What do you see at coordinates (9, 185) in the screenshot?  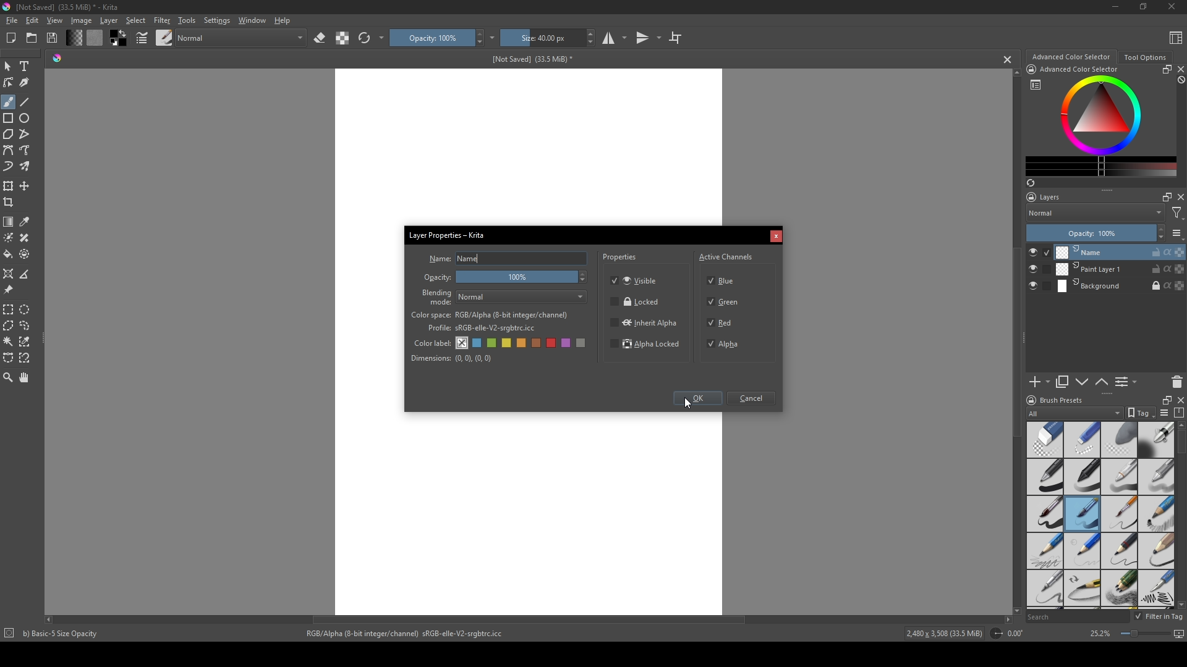 I see `transform` at bounding box center [9, 185].